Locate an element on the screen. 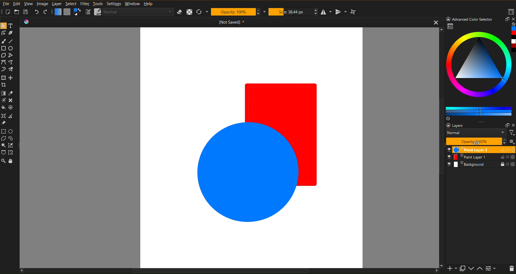 The width and height of the screenshot is (516, 274). filter is located at coordinates (511, 134).